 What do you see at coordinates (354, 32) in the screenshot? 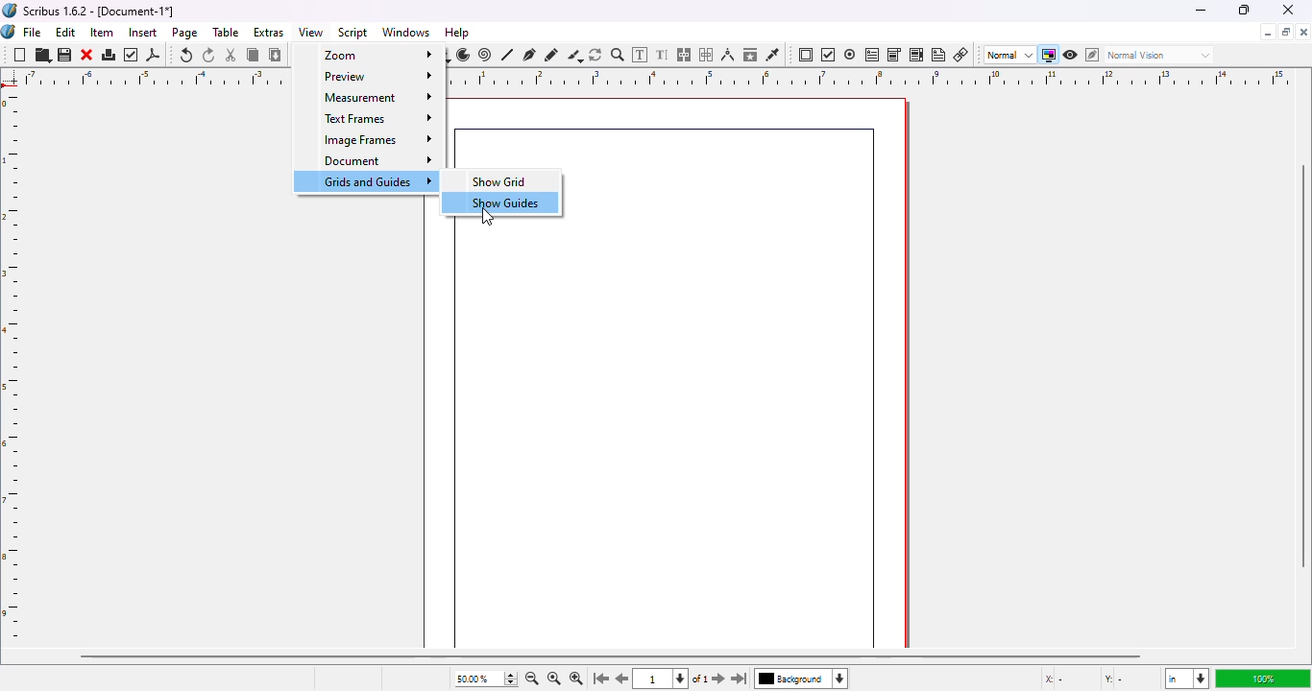
I see `script` at bounding box center [354, 32].